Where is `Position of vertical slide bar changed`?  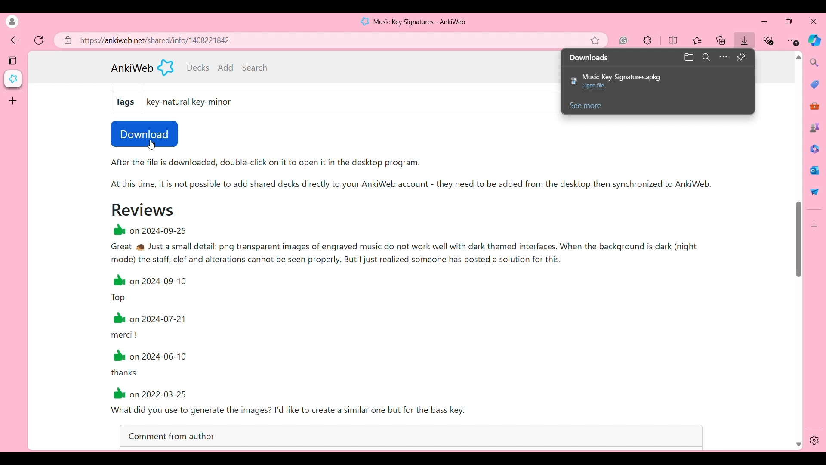 Position of vertical slide bar changed is located at coordinates (799, 239).